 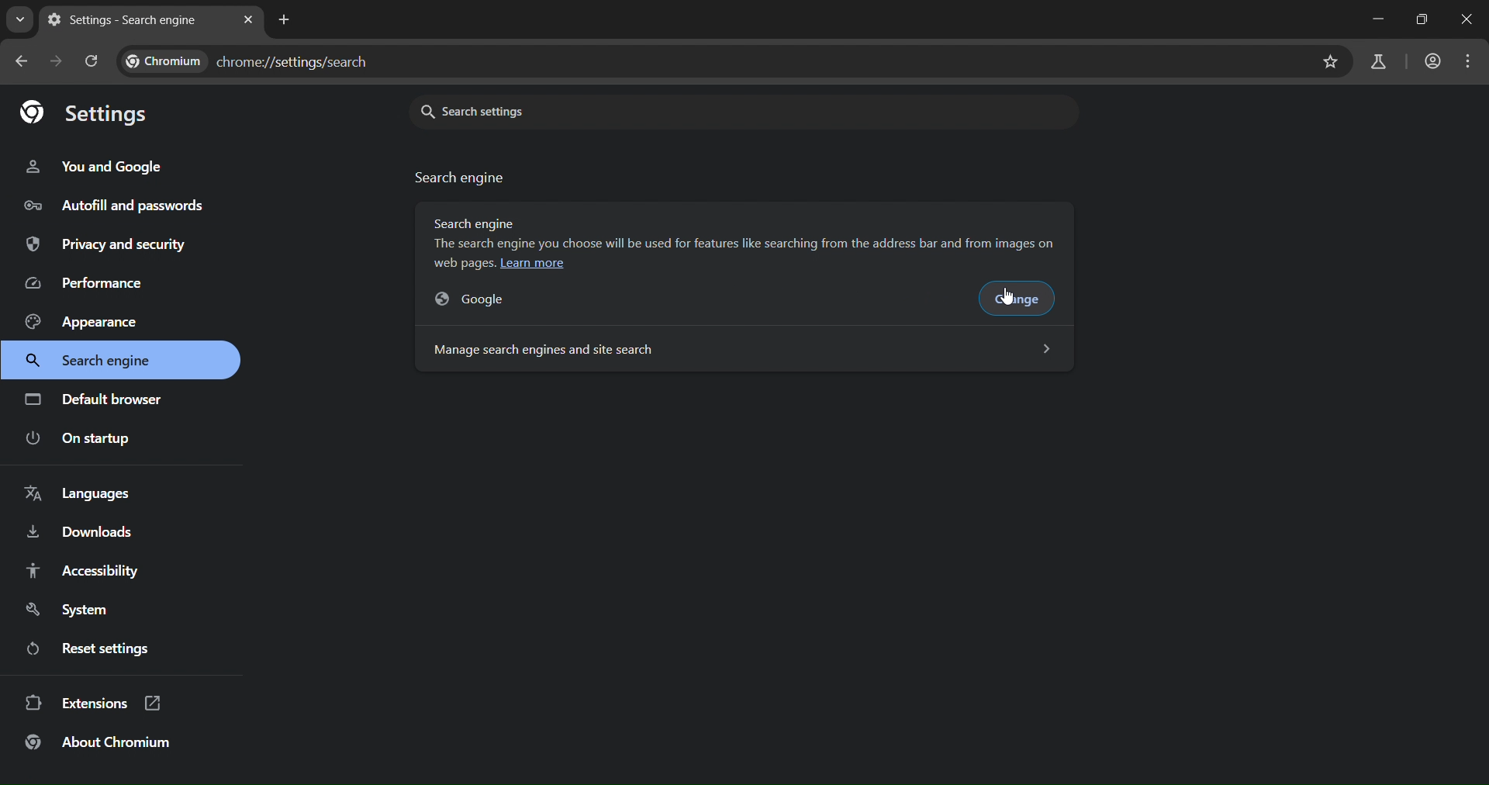 I want to click on web pages., so click(x=465, y=263).